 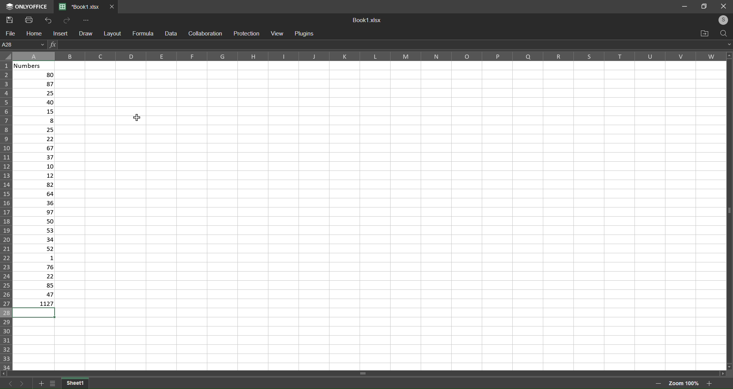 I want to click on Plugins, so click(x=307, y=34).